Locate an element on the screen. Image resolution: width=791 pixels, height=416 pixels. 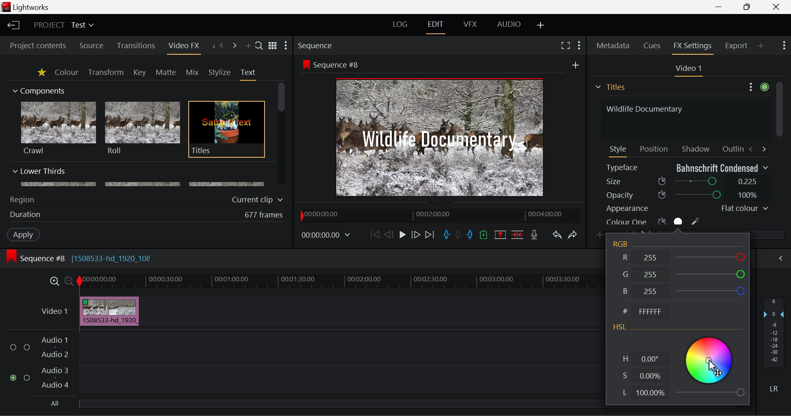
Color Selector is located at coordinates (709, 365).